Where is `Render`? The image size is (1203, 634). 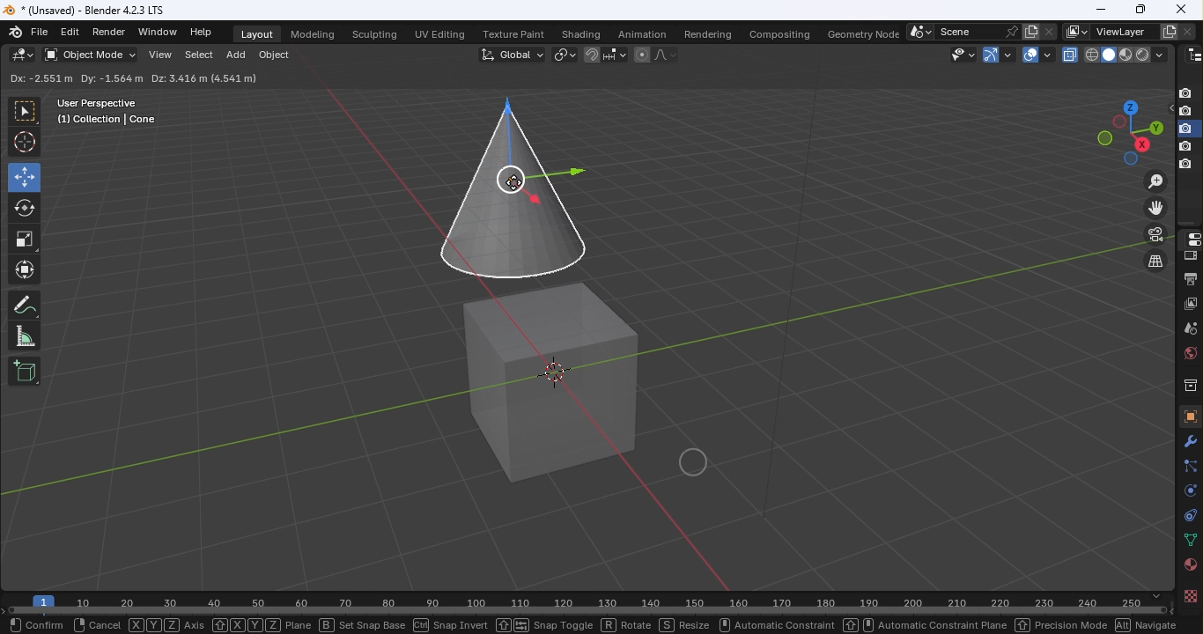
Render is located at coordinates (1189, 256).